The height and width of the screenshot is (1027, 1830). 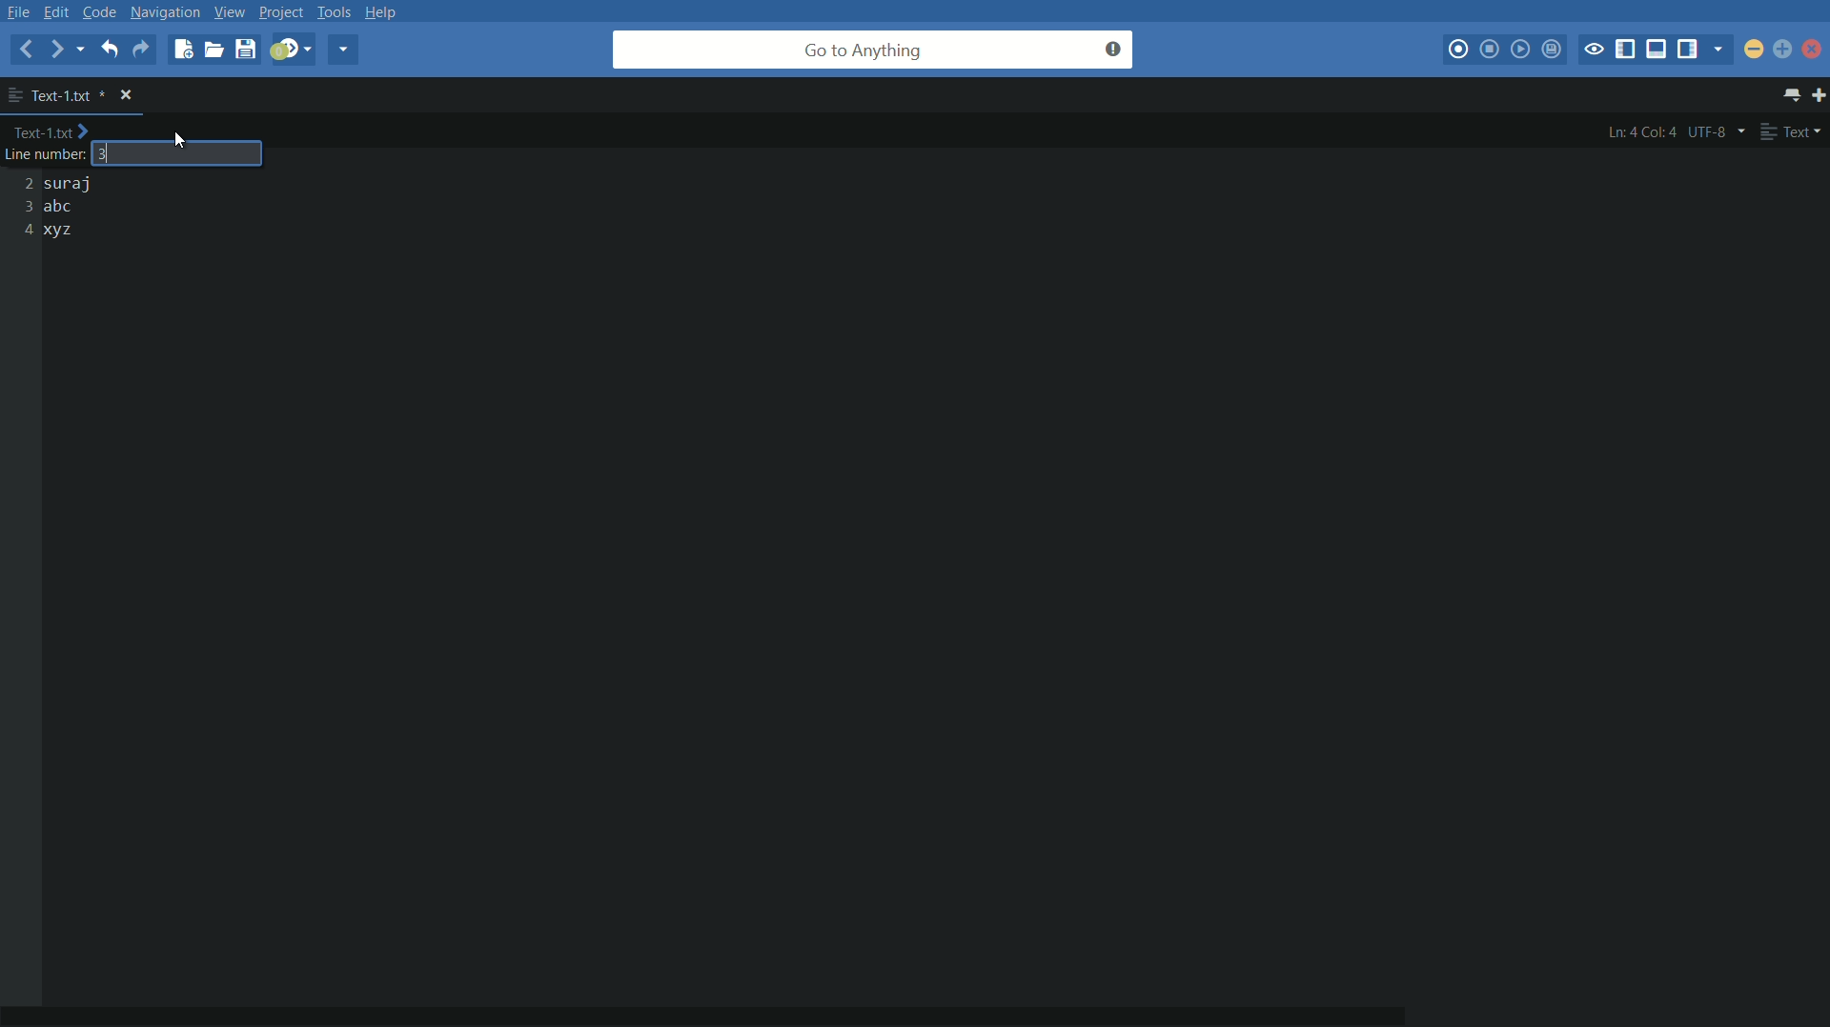 What do you see at coordinates (1722, 50) in the screenshot?
I see `show specific sidebar/tab` at bounding box center [1722, 50].